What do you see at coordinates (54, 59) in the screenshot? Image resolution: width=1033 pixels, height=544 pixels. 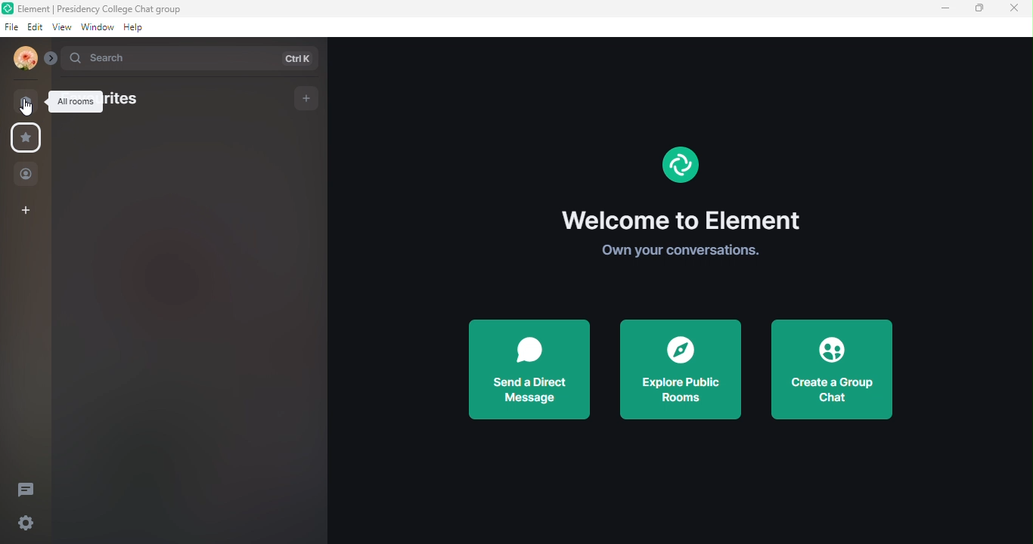 I see `expand` at bounding box center [54, 59].